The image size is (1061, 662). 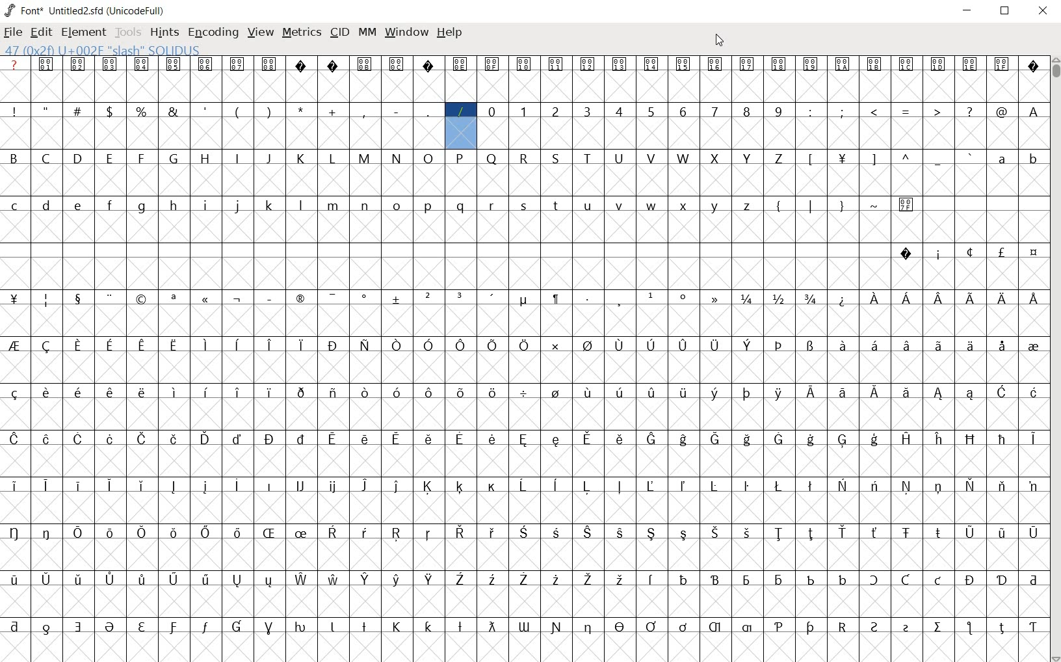 I want to click on glyph, so click(x=397, y=112).